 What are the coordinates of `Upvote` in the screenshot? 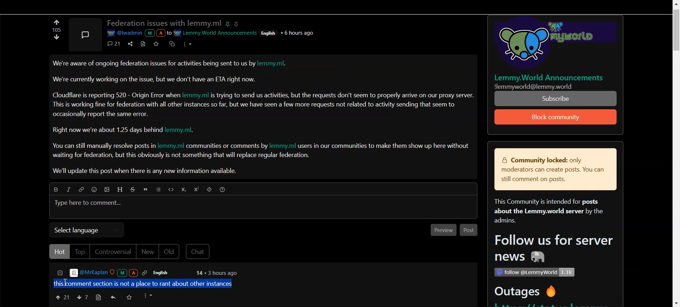 It's located at (57, 39).